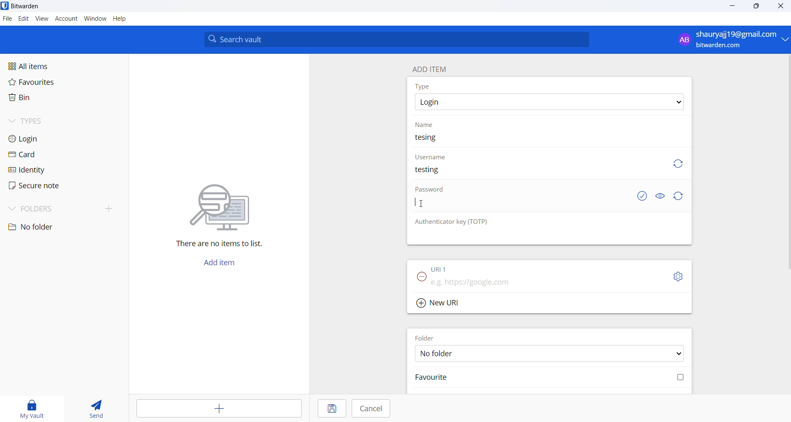  I want to click on login and logout options, so click(733, 40).